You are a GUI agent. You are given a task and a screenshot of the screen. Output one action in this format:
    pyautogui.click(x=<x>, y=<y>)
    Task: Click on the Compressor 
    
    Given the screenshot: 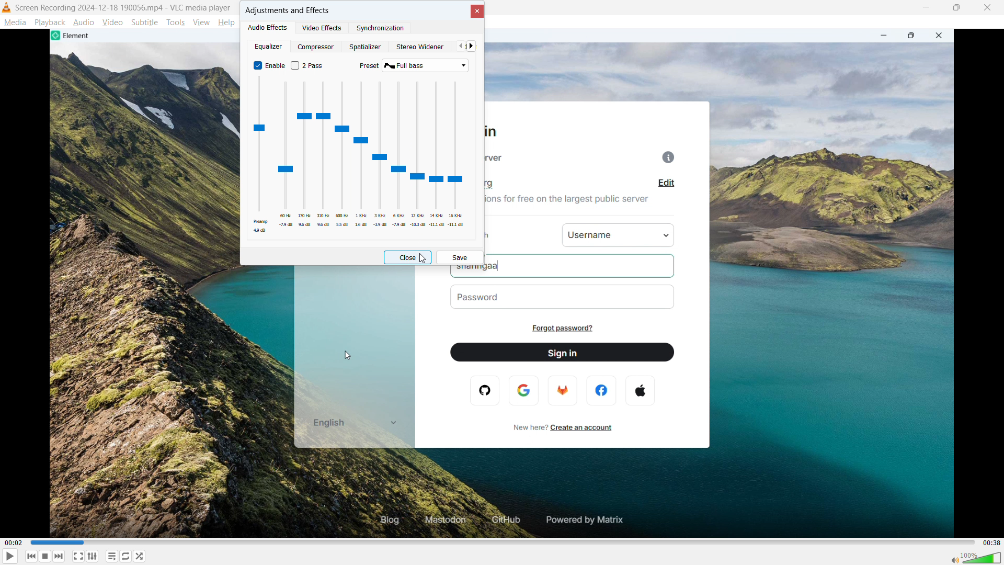 What is the action you would take?
    pyautogui.click(x=317, y=46)
    